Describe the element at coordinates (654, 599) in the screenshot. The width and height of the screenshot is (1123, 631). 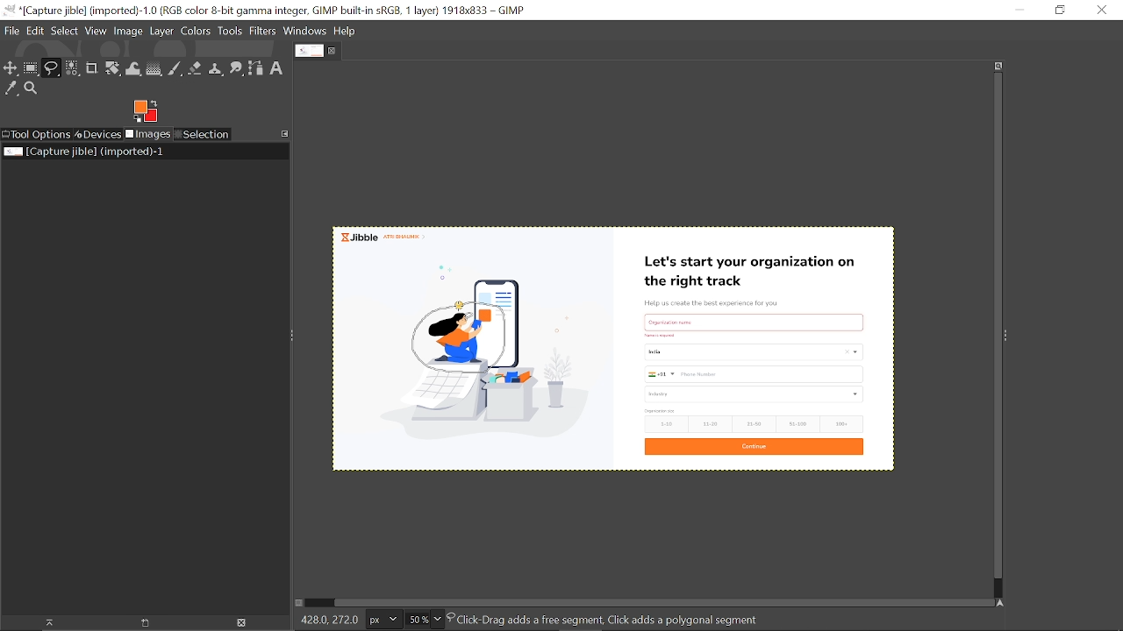
I see `Horizontal scrollbar` at that location.